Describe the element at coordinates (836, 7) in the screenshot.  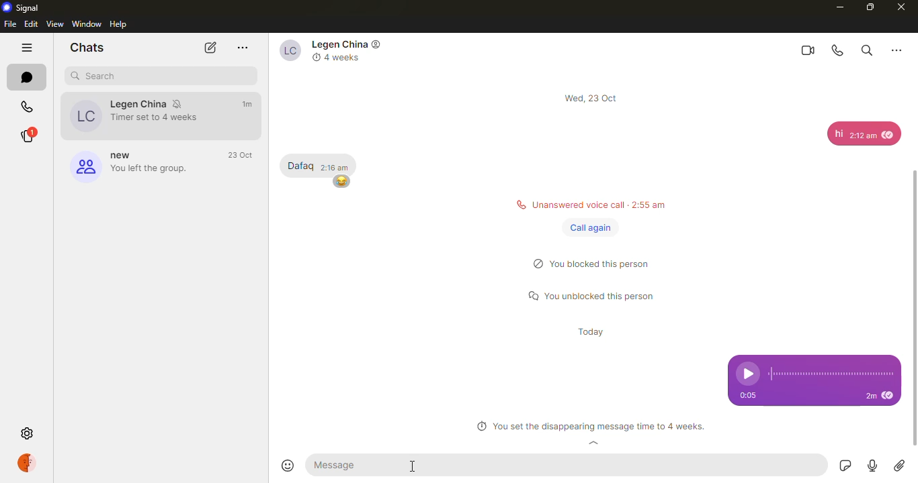
I see `minimize` at that location.